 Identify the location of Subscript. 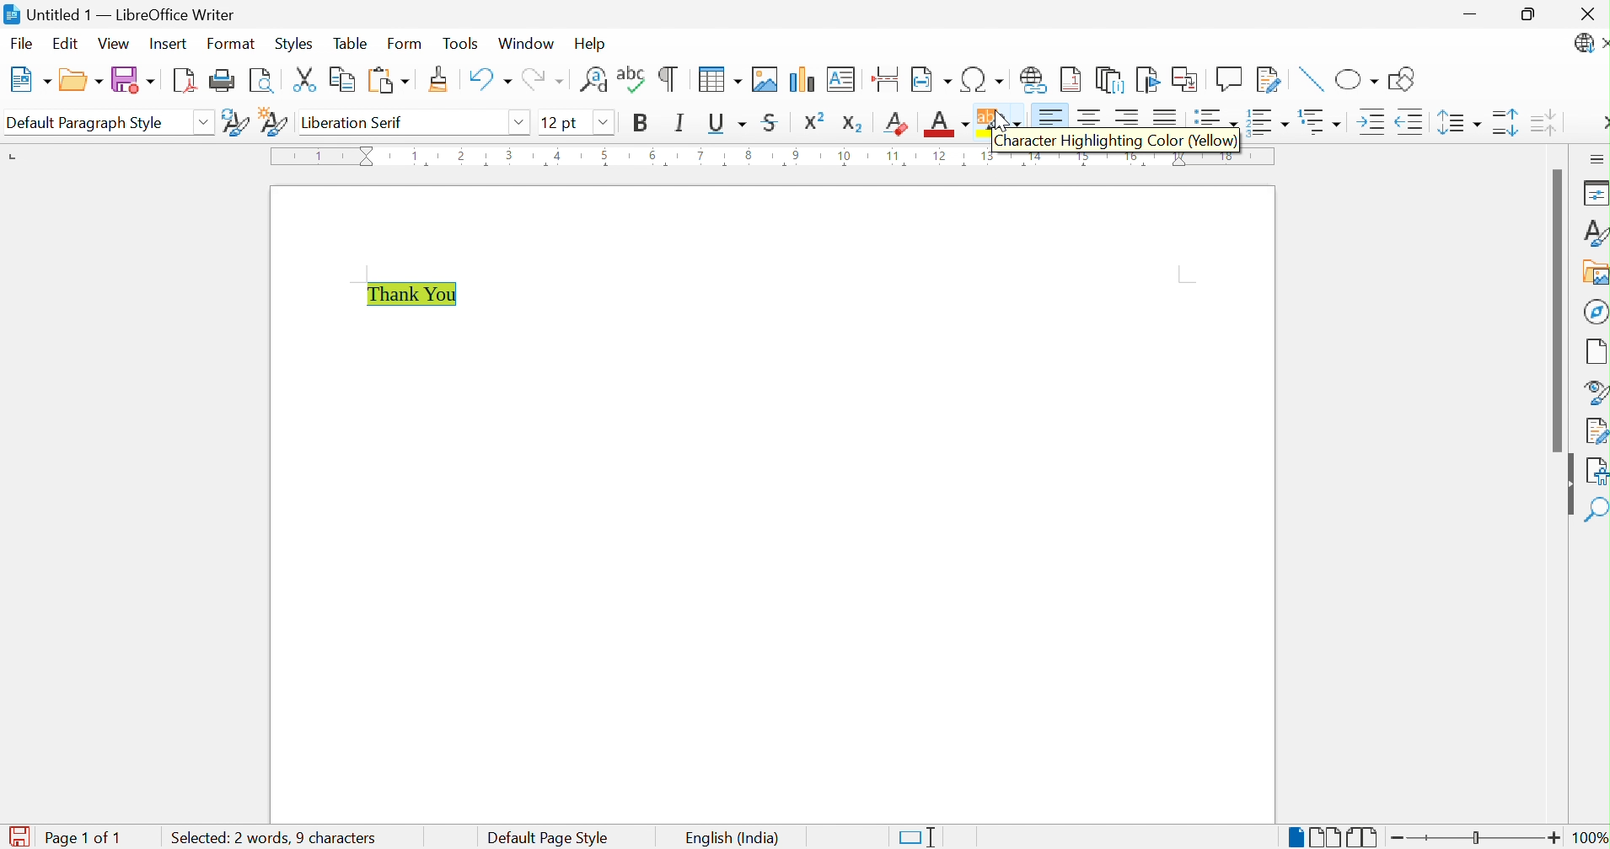
(853, 123).